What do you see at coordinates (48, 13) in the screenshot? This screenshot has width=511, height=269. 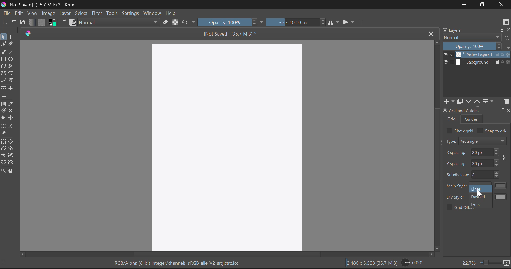 I see `Image` at bounding box center [48, 13].